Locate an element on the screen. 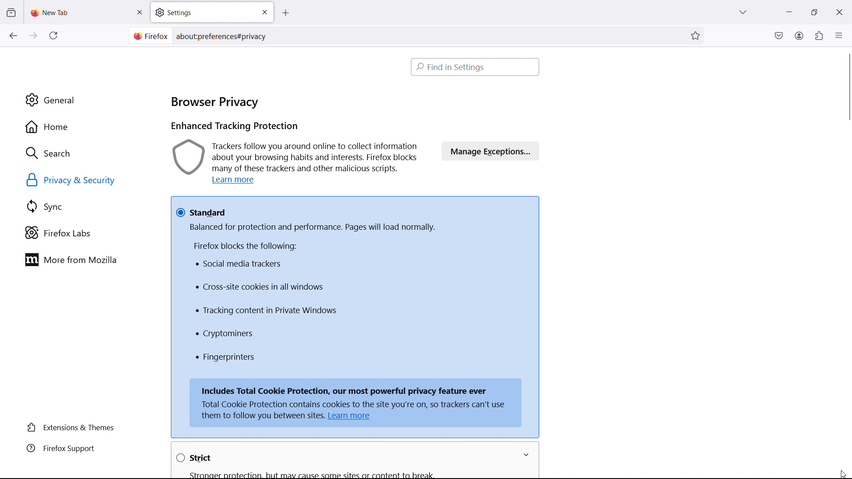  aboutpreferences#privacy is located at coordinates (225, 35).